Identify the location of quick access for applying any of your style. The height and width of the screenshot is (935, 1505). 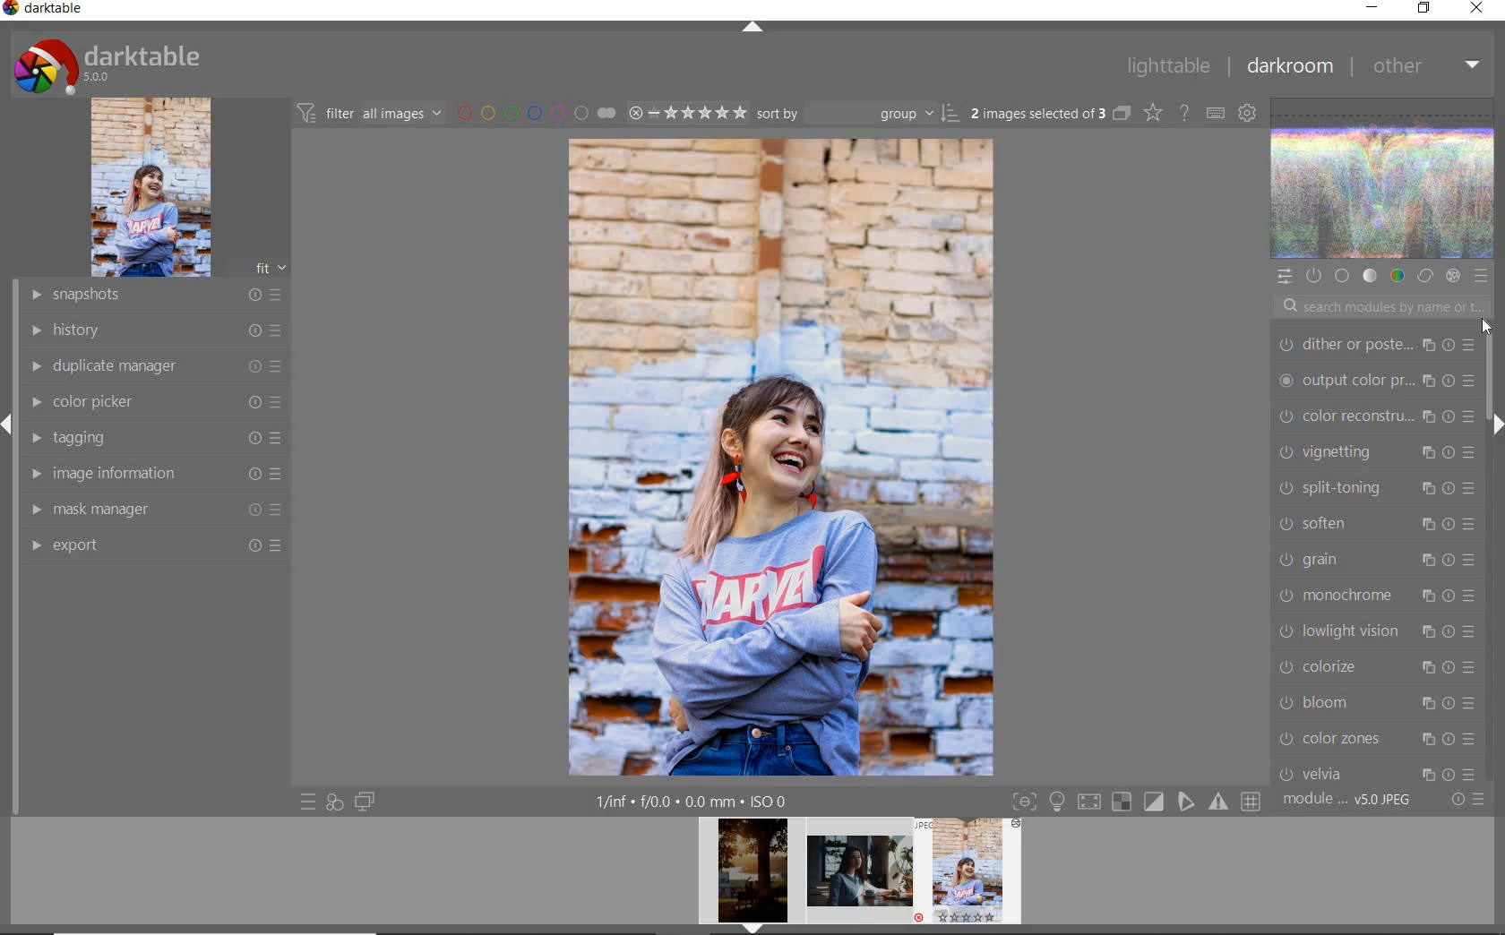
(333, 802).